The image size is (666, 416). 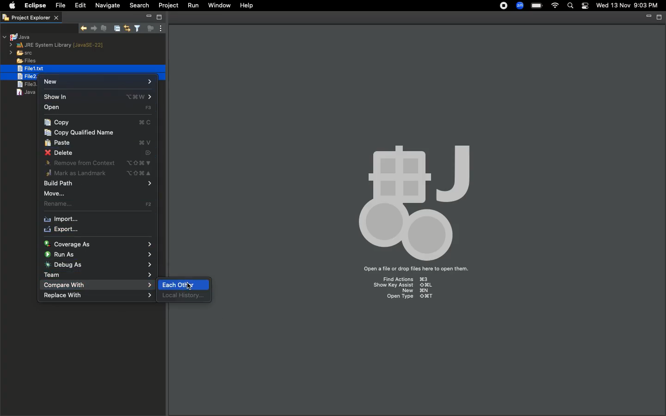 I want to click on Show key assist, so click(x=403, y=286).